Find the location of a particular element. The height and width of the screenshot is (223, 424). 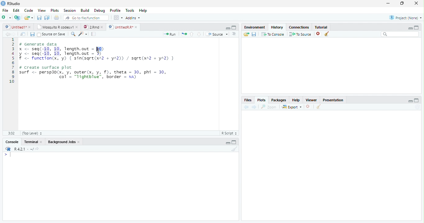

Go to previous section/chunk is located at coordinates (192, 34).